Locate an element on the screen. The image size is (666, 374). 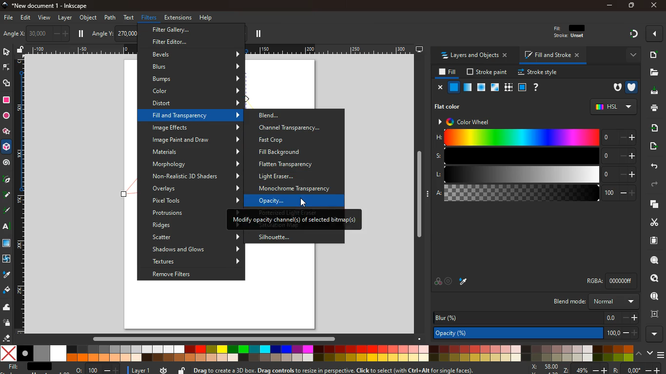
non-realistic 3d is located at coordinates (196, 176).